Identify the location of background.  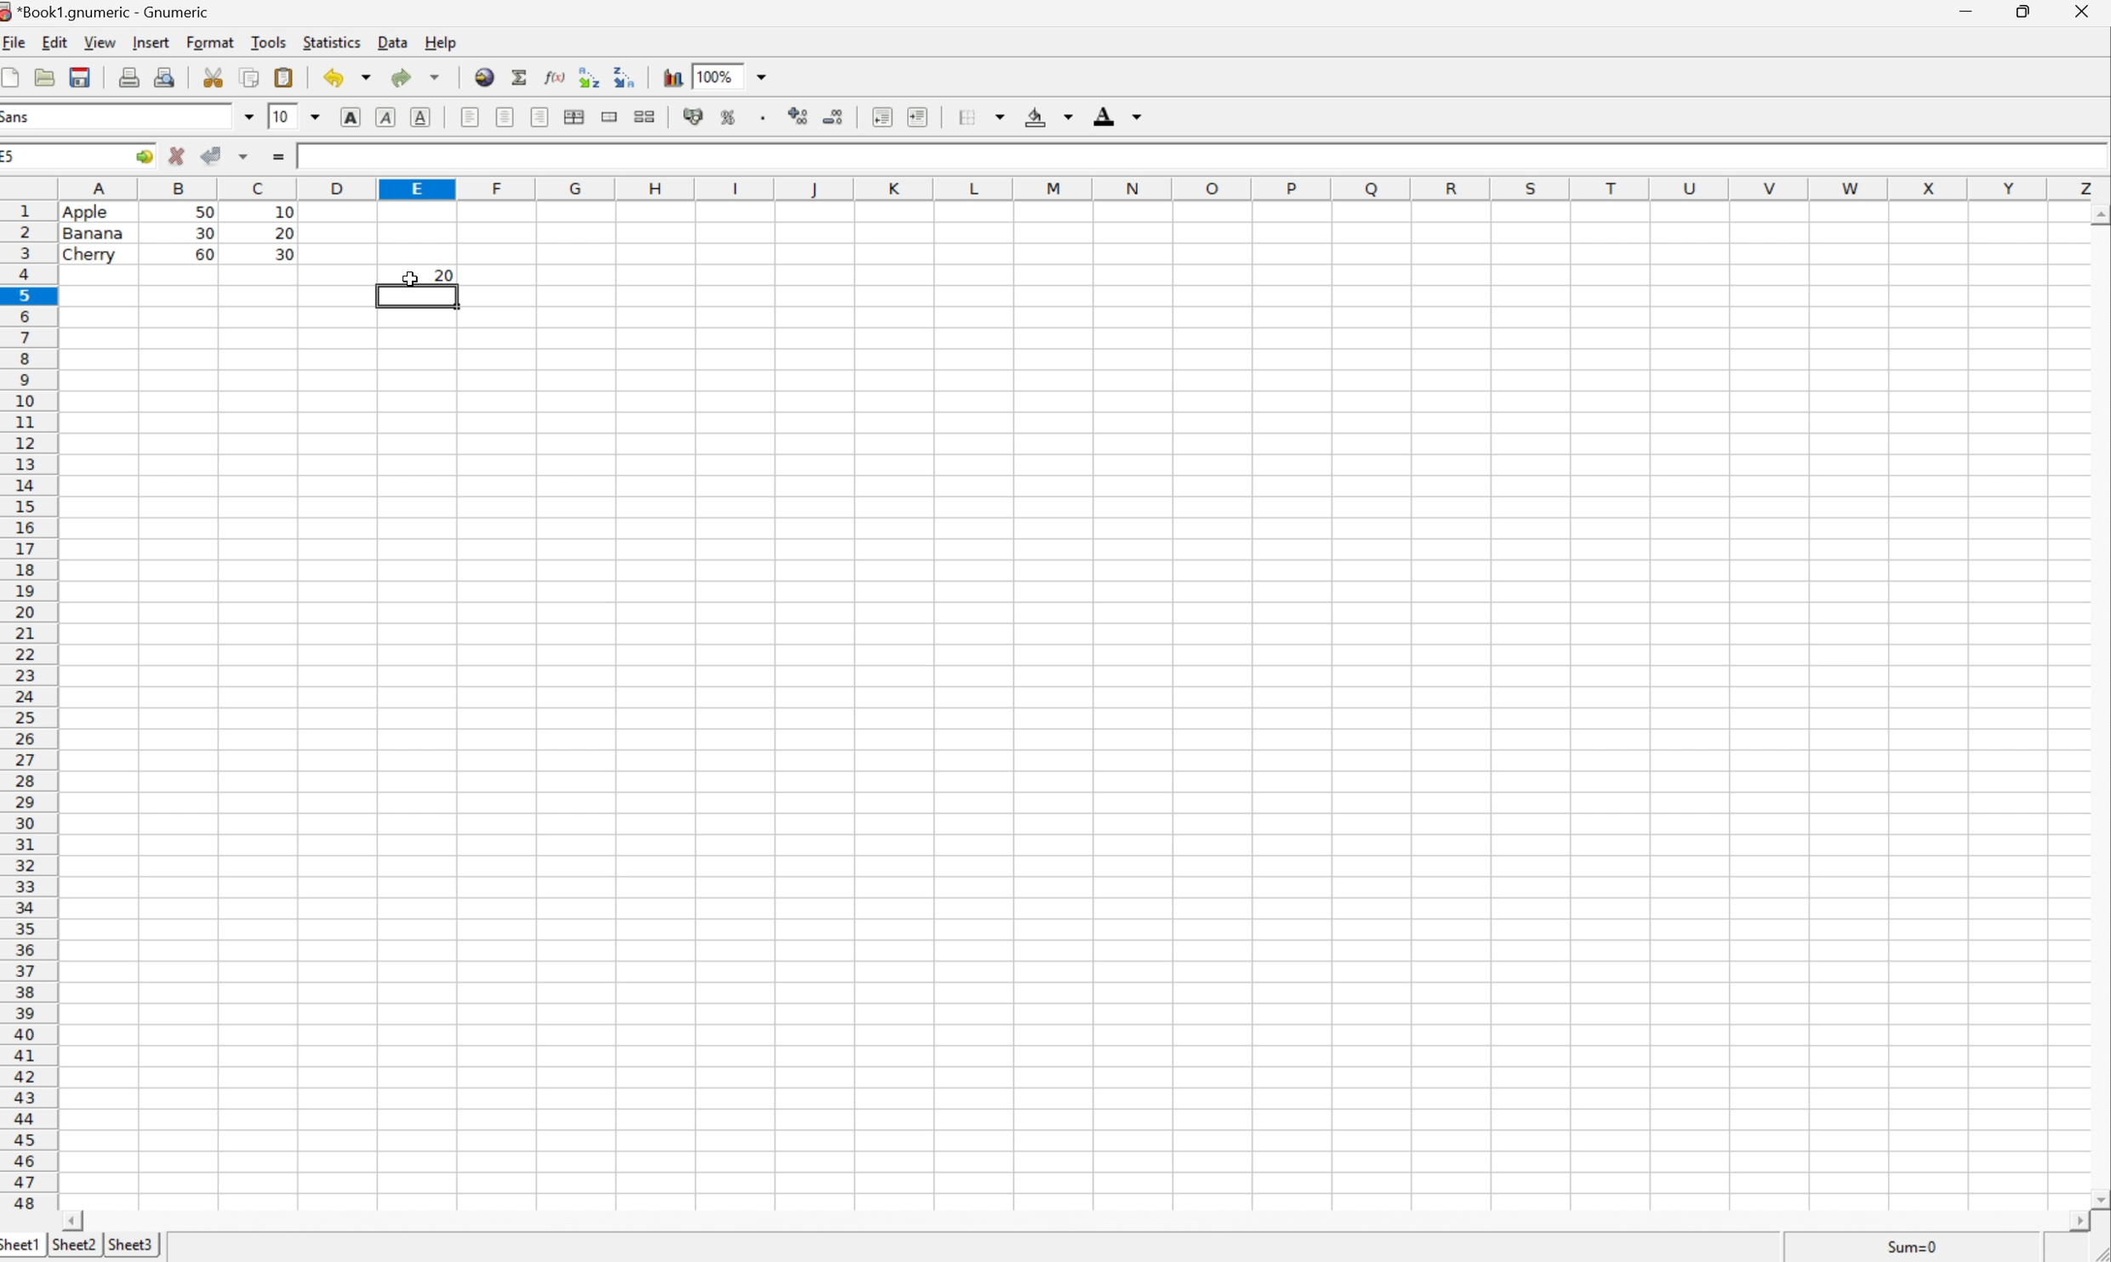
(1052, 117).